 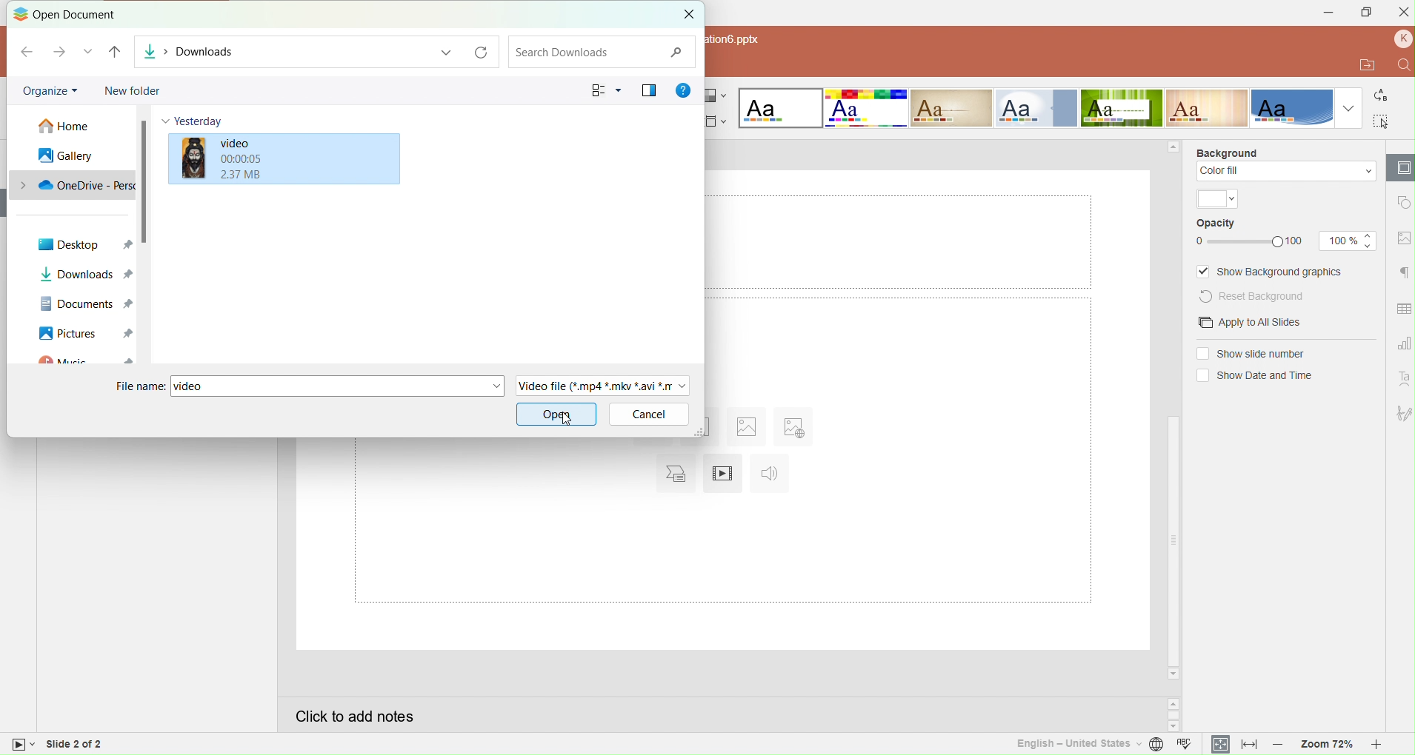 What do you see at coordinates (1401, 65) in the screenshot?
I see `Find` at bounding box center [1401, 65].